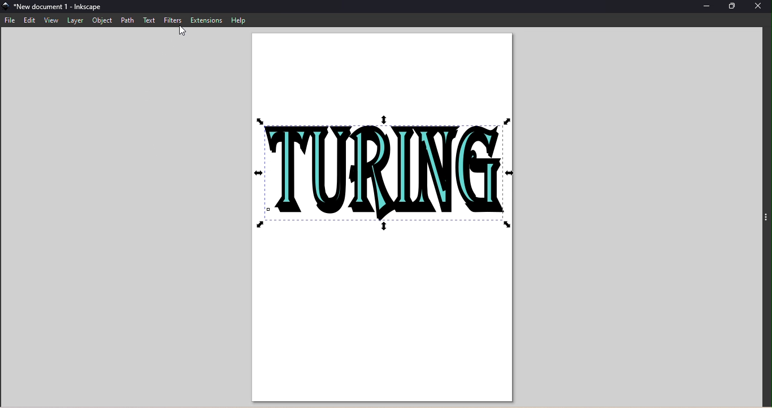  Describe the element at coordinates (127, 21) in the screenshot. I see `Path` at that location.